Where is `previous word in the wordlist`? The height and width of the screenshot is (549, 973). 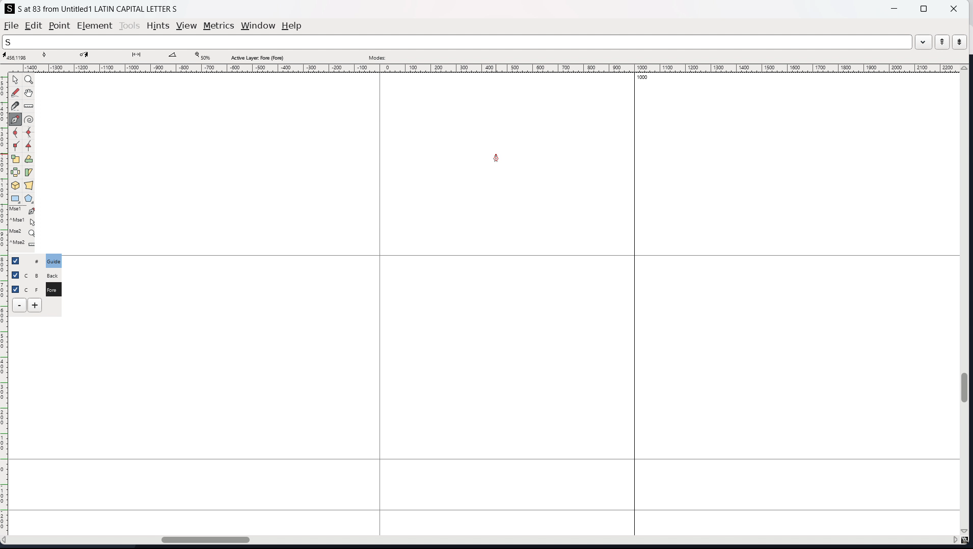
previous word in the wordlist is located at coordinates (942, 42).